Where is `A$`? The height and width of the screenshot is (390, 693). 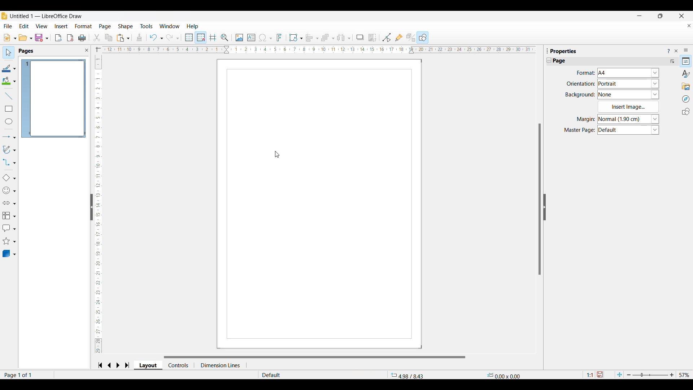 A$ is located at coordinates (628, 72).